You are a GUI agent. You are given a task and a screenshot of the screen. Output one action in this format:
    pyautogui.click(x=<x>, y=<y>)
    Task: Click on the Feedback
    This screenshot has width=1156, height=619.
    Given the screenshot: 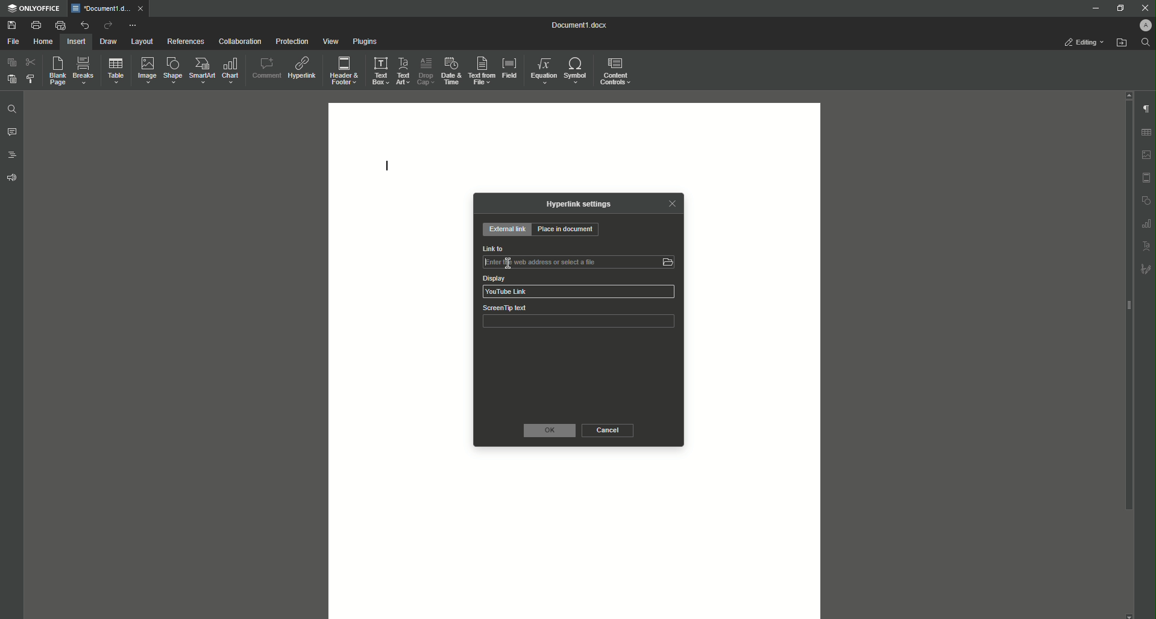 What is the action you would take?
    pyautogui.click(x=12, y=178)
    